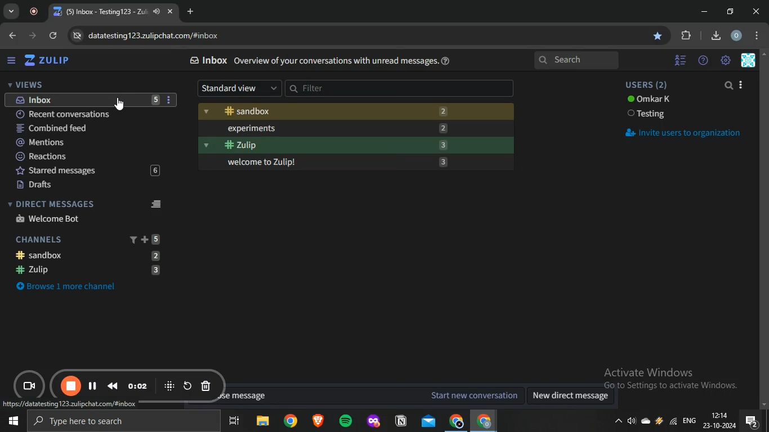 This screenshot has height=432, width=769. What do you see at coordinates (290, 421) in the screenshot?
I see `google chrome` at bounding box center [290, 421].